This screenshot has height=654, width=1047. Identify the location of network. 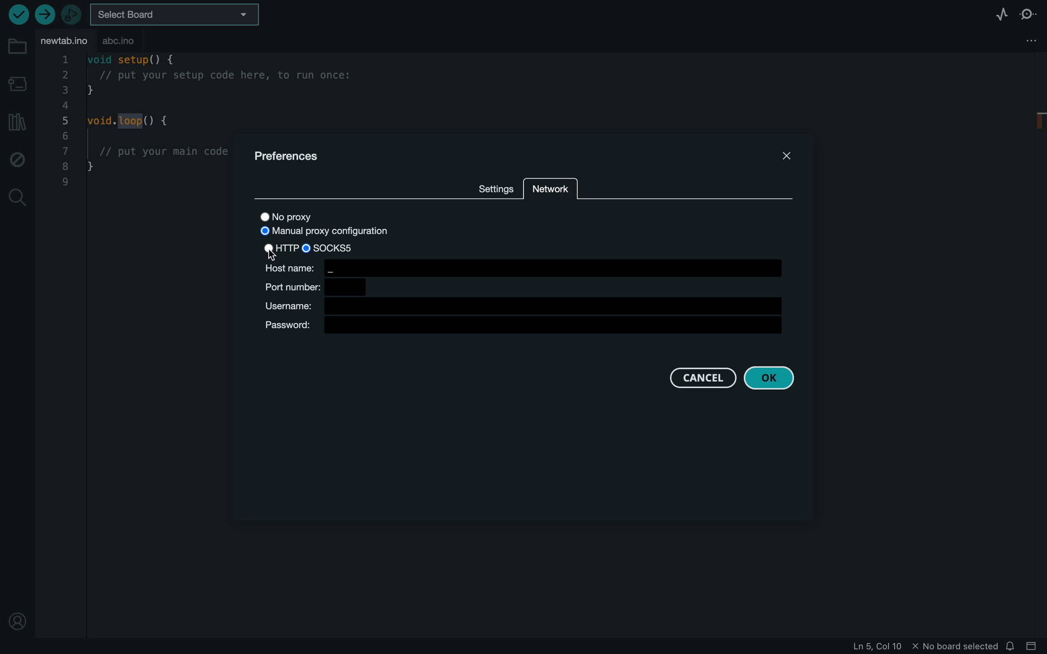
(552, 190).